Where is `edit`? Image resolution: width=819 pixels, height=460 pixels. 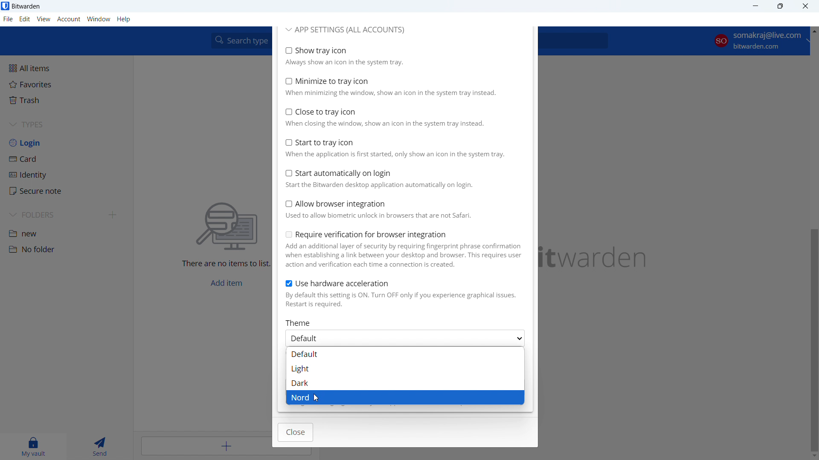 edit is located at coordinates (25, 19).